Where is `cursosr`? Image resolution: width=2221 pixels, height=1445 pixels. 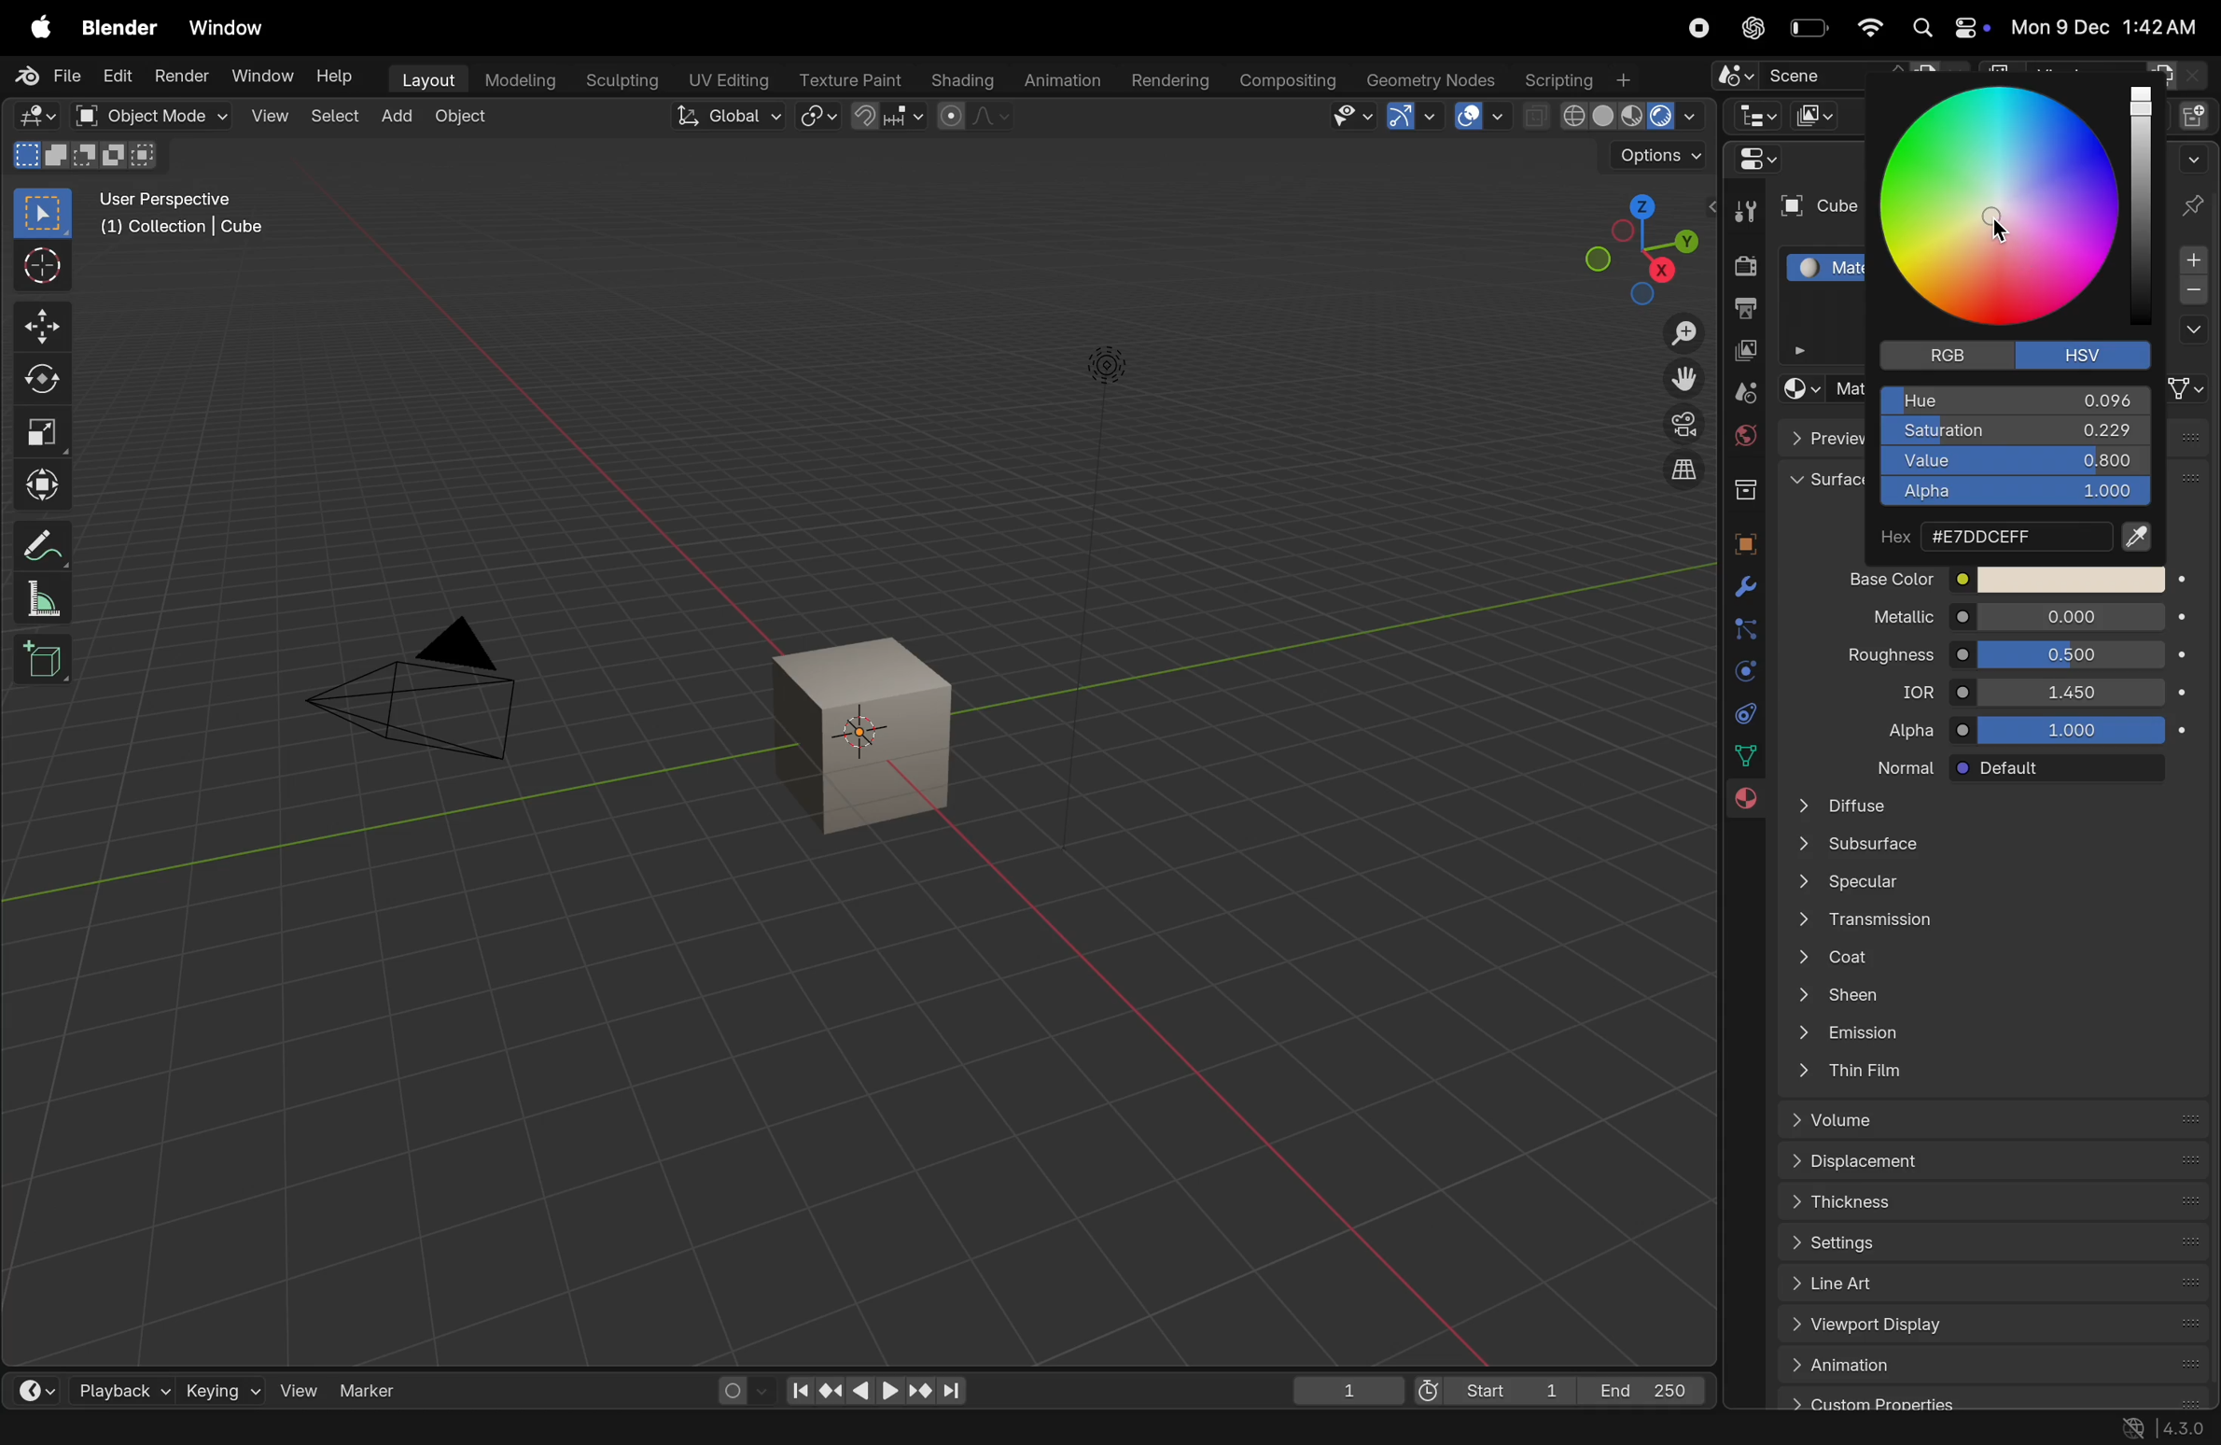
cursosr is located at coordinates (36, 268).